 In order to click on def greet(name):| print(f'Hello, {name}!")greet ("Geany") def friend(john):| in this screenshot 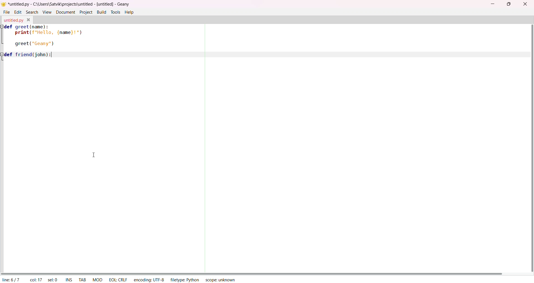, I will do `click(46, 41)`.